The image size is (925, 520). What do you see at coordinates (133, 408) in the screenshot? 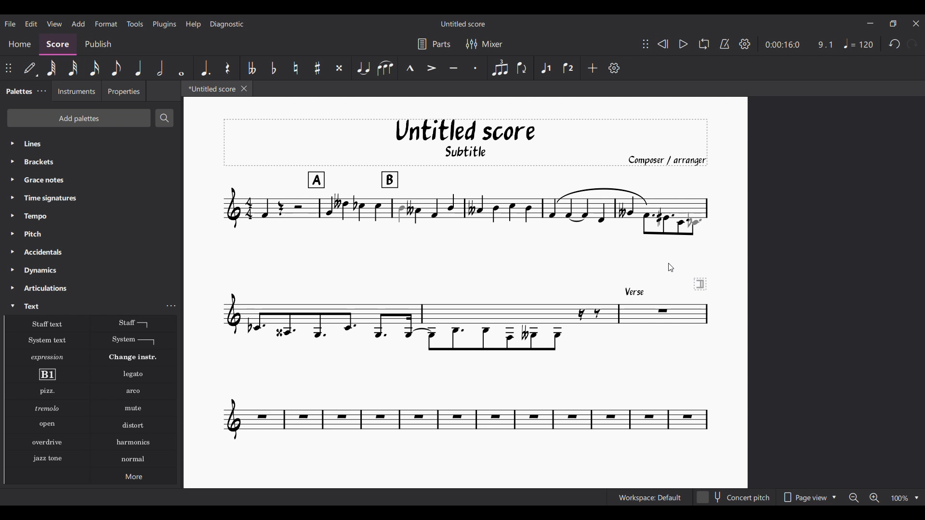
I see `Mute` at bounding box center [133, 408].